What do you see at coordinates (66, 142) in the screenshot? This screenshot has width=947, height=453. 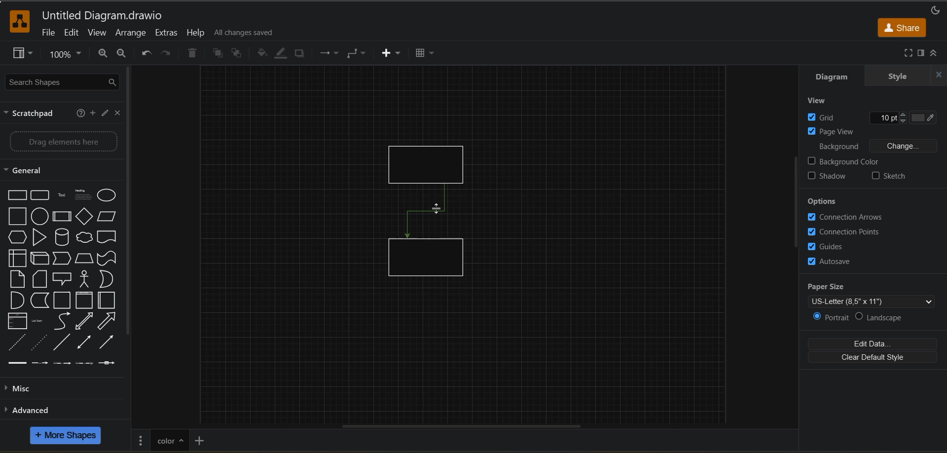 I see `drag elements here` at bounding box center [66, 142].